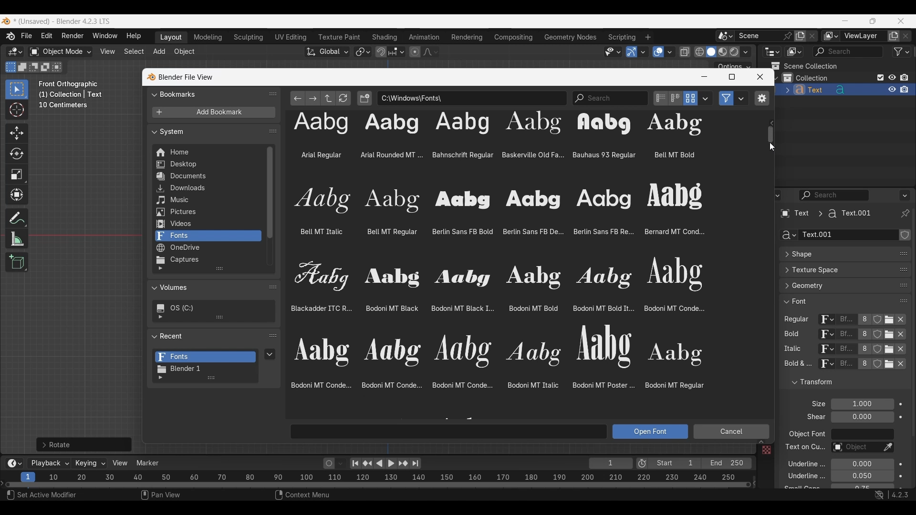  What do you see at coordinates (761, 98) in the screenshot?
I see `Toggle region` at bounding box center [761, 98].